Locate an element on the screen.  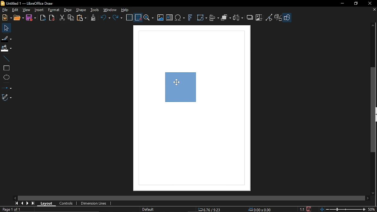
Save is located at coordinates (308, 209).